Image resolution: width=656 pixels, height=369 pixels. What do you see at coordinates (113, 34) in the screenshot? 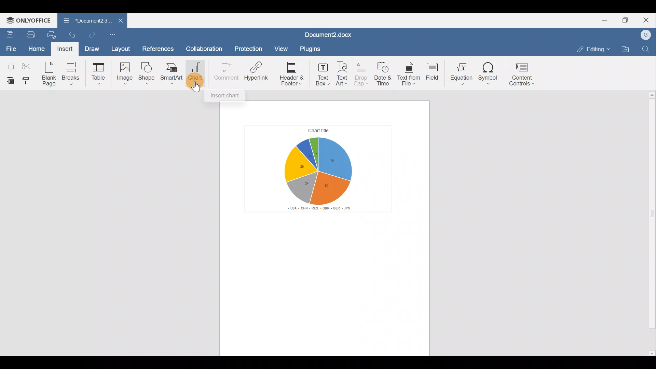
I see `Customize quick access toolbar` at bounding box center [113, 34].